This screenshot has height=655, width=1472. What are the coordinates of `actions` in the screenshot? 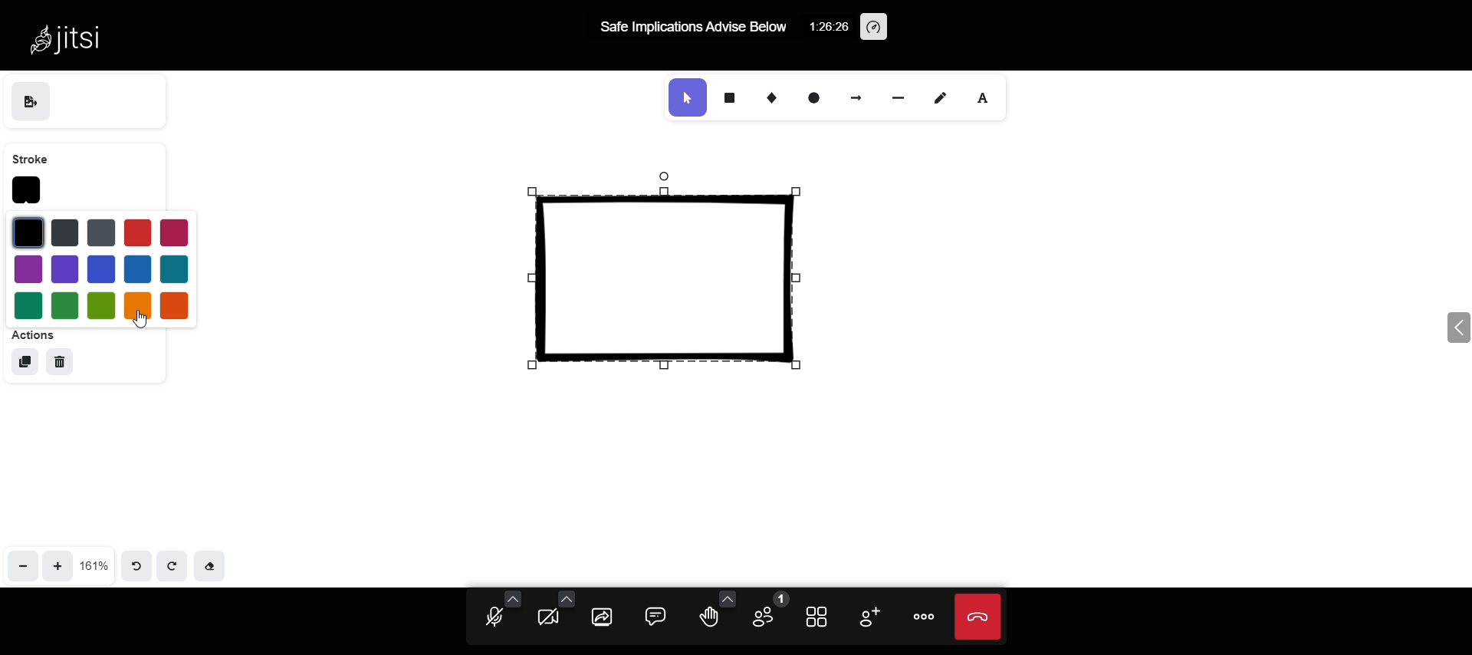 It's located at (40, 333).